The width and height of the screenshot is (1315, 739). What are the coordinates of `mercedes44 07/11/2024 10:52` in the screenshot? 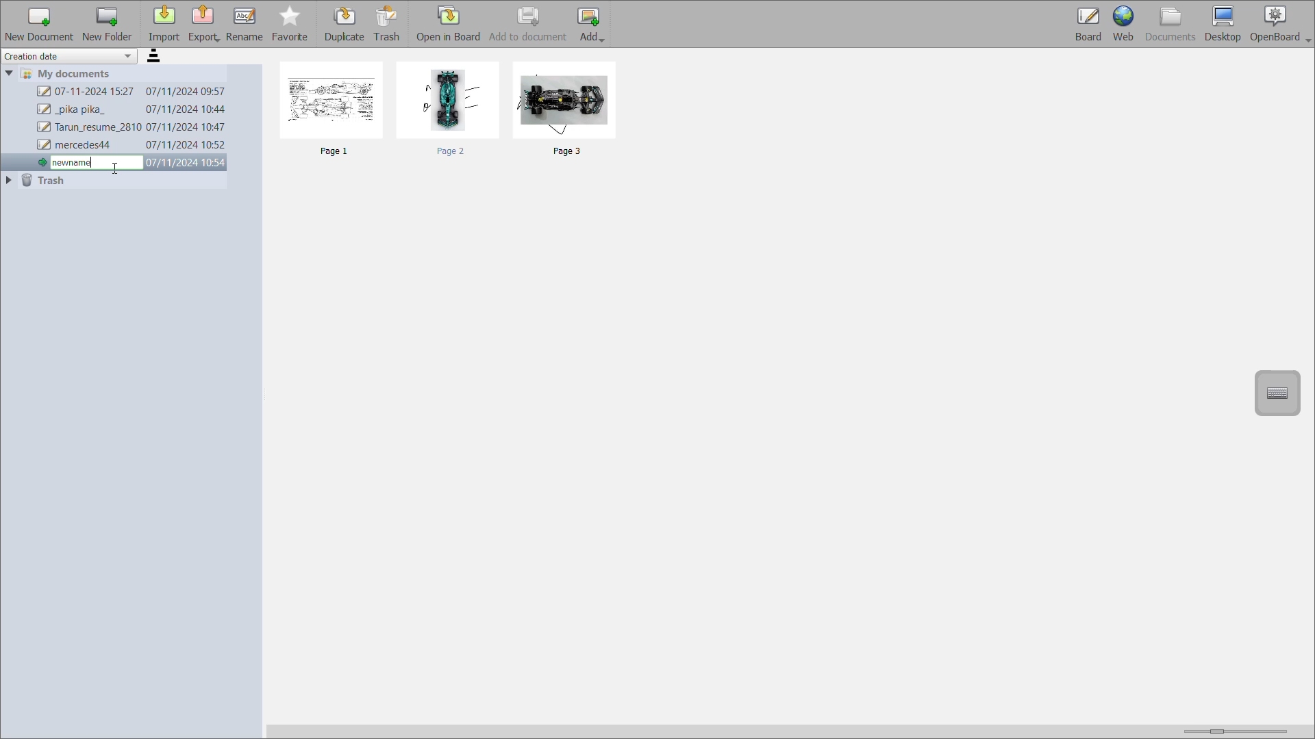 It's located at (131, 146).